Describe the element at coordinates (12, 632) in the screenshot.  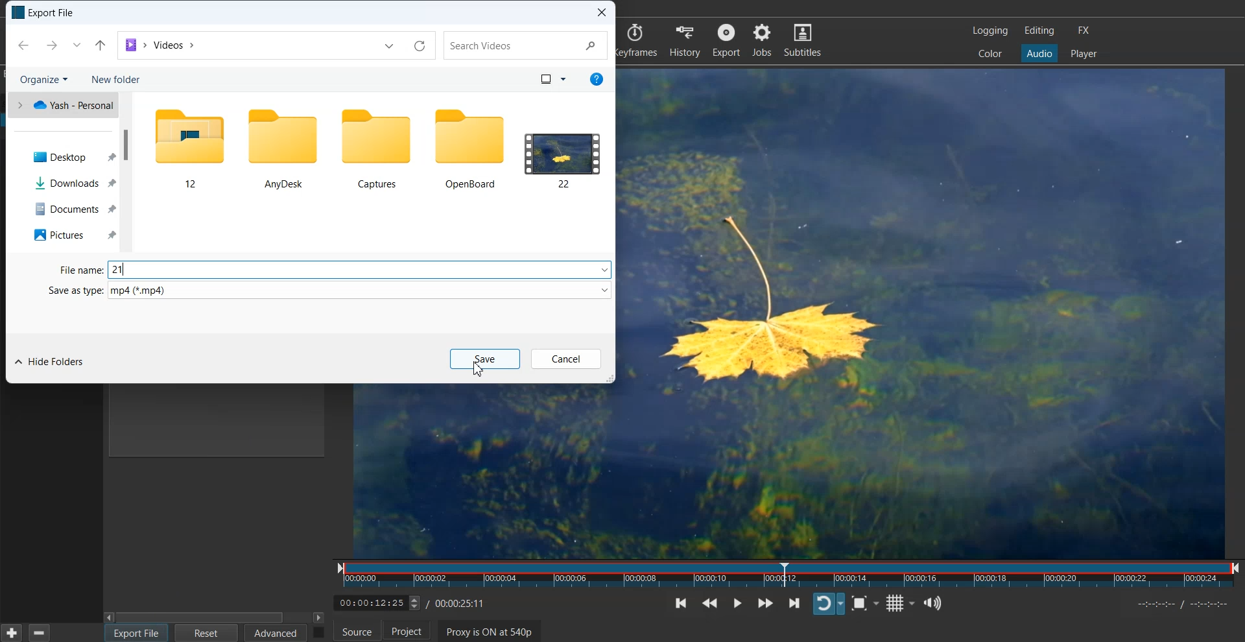
I see `Add Current settings` at that location.